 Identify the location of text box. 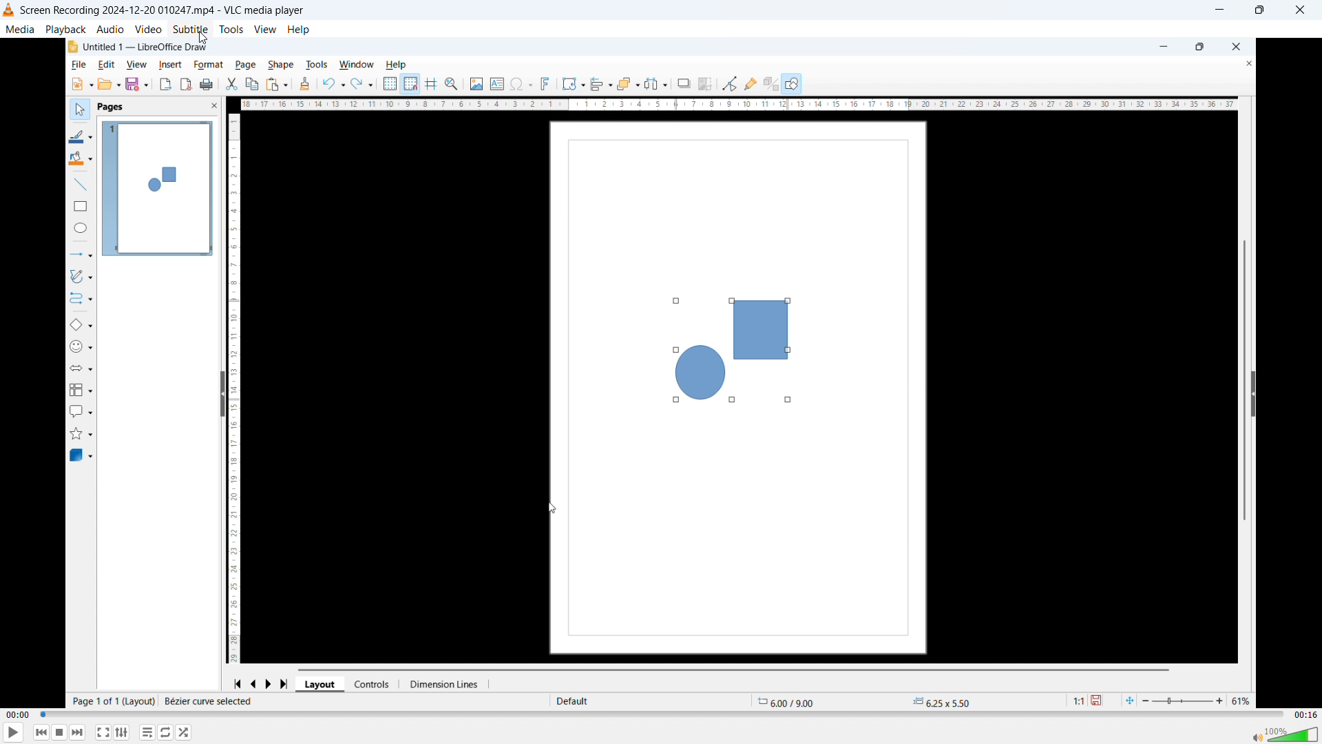
(496, 82).